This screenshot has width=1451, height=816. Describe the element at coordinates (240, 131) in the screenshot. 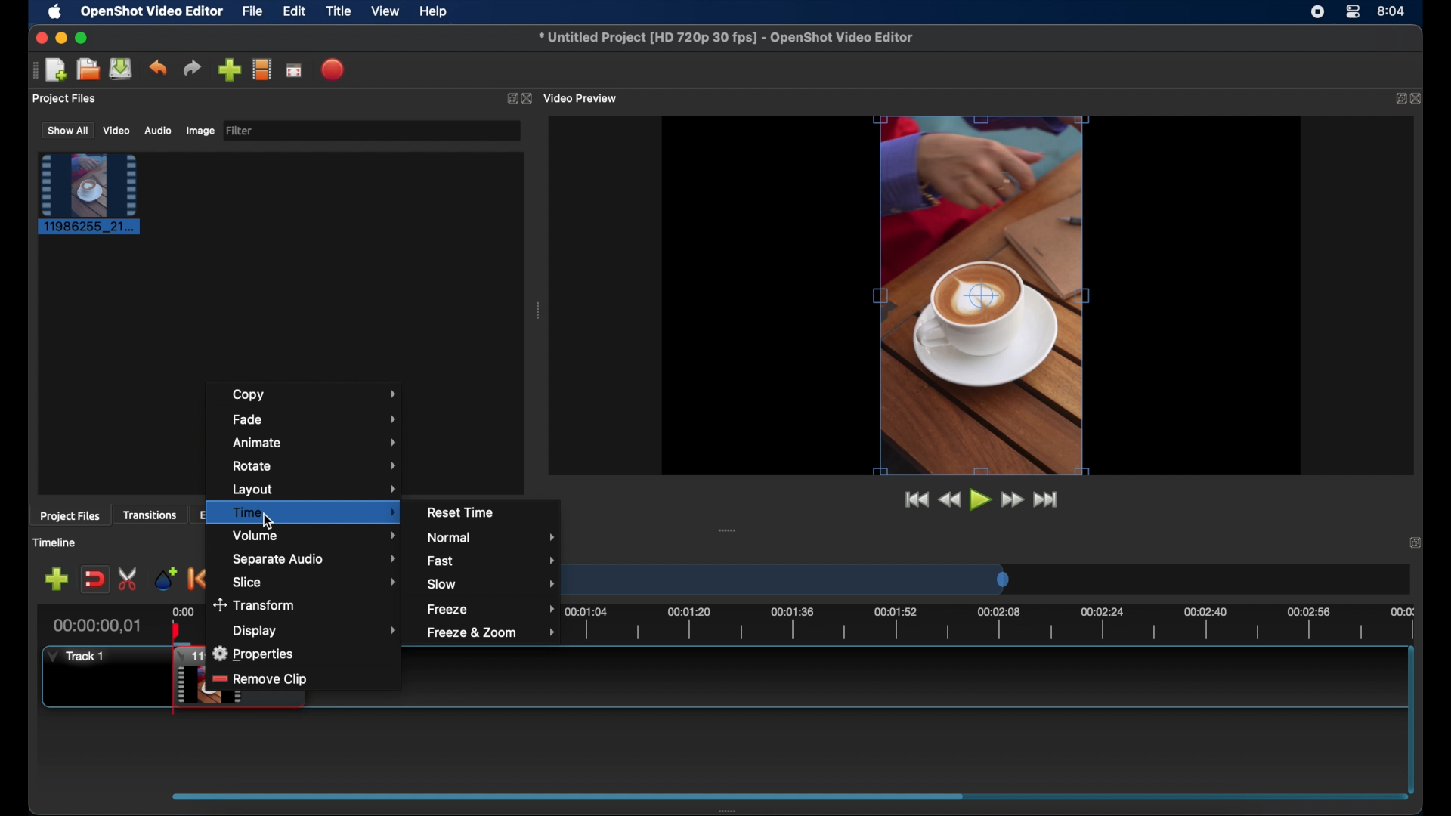

I see `filter` at that location.